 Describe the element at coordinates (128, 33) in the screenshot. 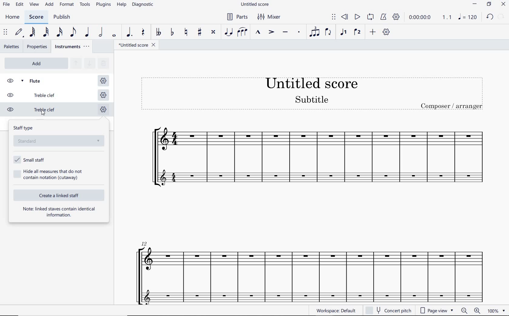

I see `AUGMENTATION DOT` at that location.